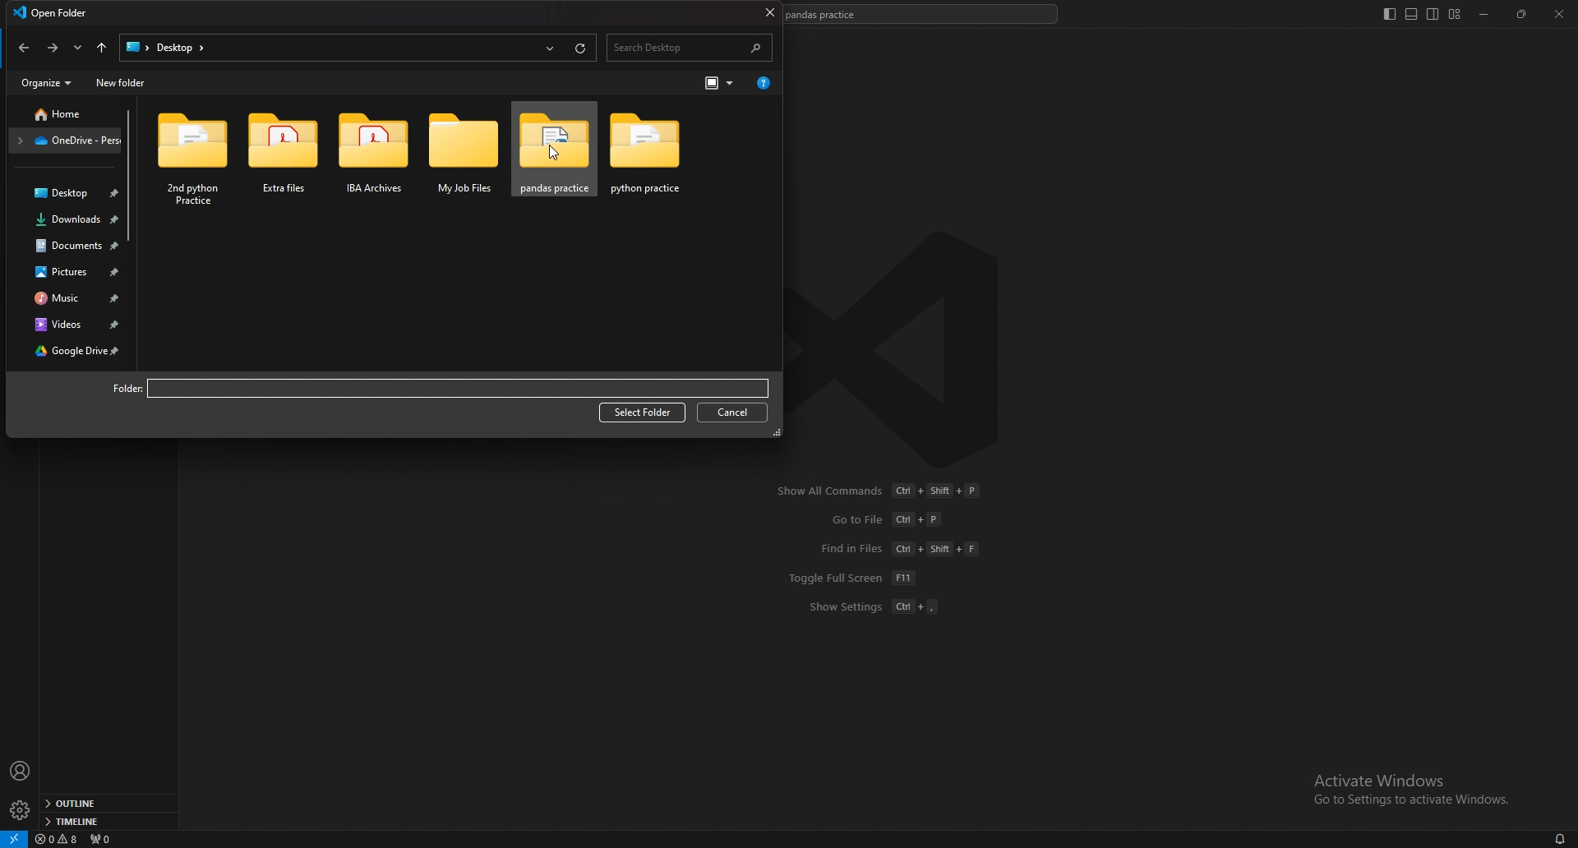 Image resolution: width=1578 pixels, height=848 pixels. What do you see at coordinates (1524, 14) in the screenshot?
I see `resize` at bounding box center [1524, 14].